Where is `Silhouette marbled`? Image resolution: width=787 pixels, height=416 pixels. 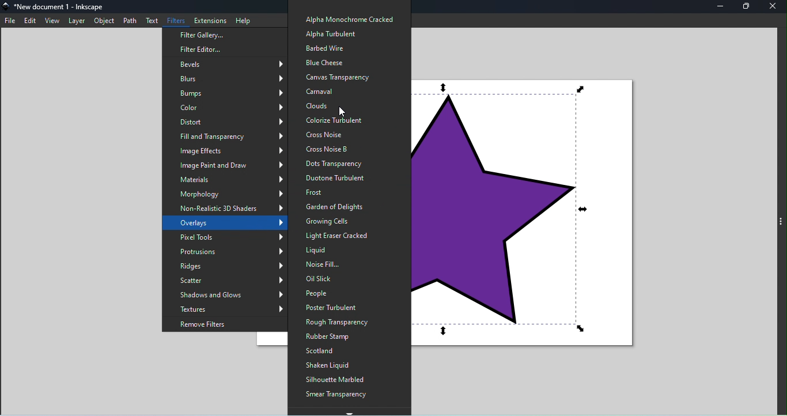 Silhouette marbled is located at coordinates (340, 380).